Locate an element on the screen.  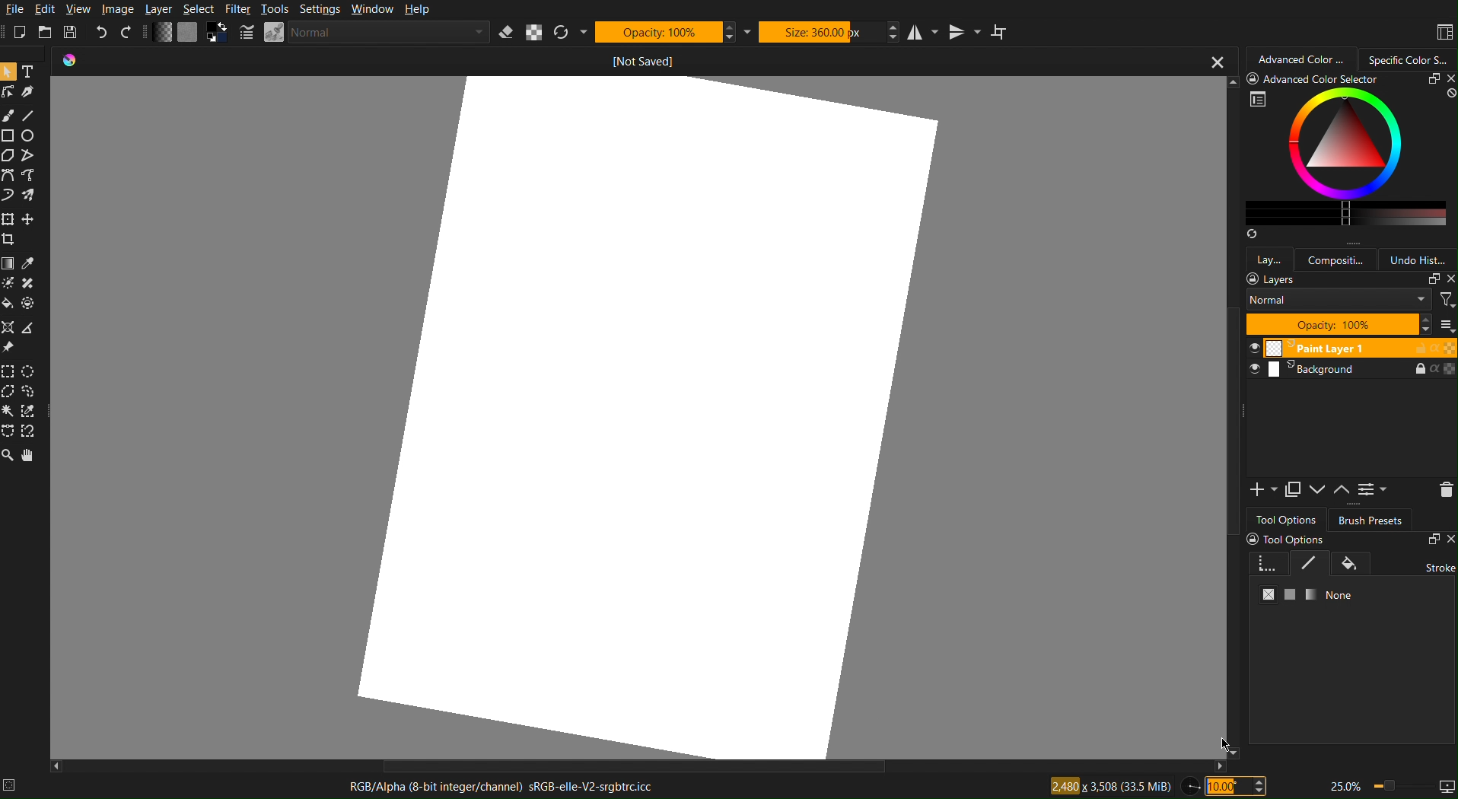
Path Selection Tool is located at coordinates (32, 154).